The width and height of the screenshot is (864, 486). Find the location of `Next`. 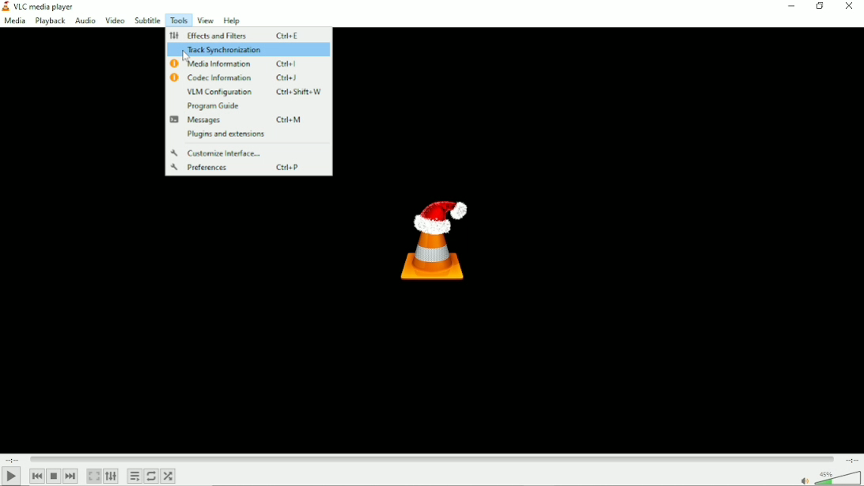

Next is located at coordinates (70, 476).